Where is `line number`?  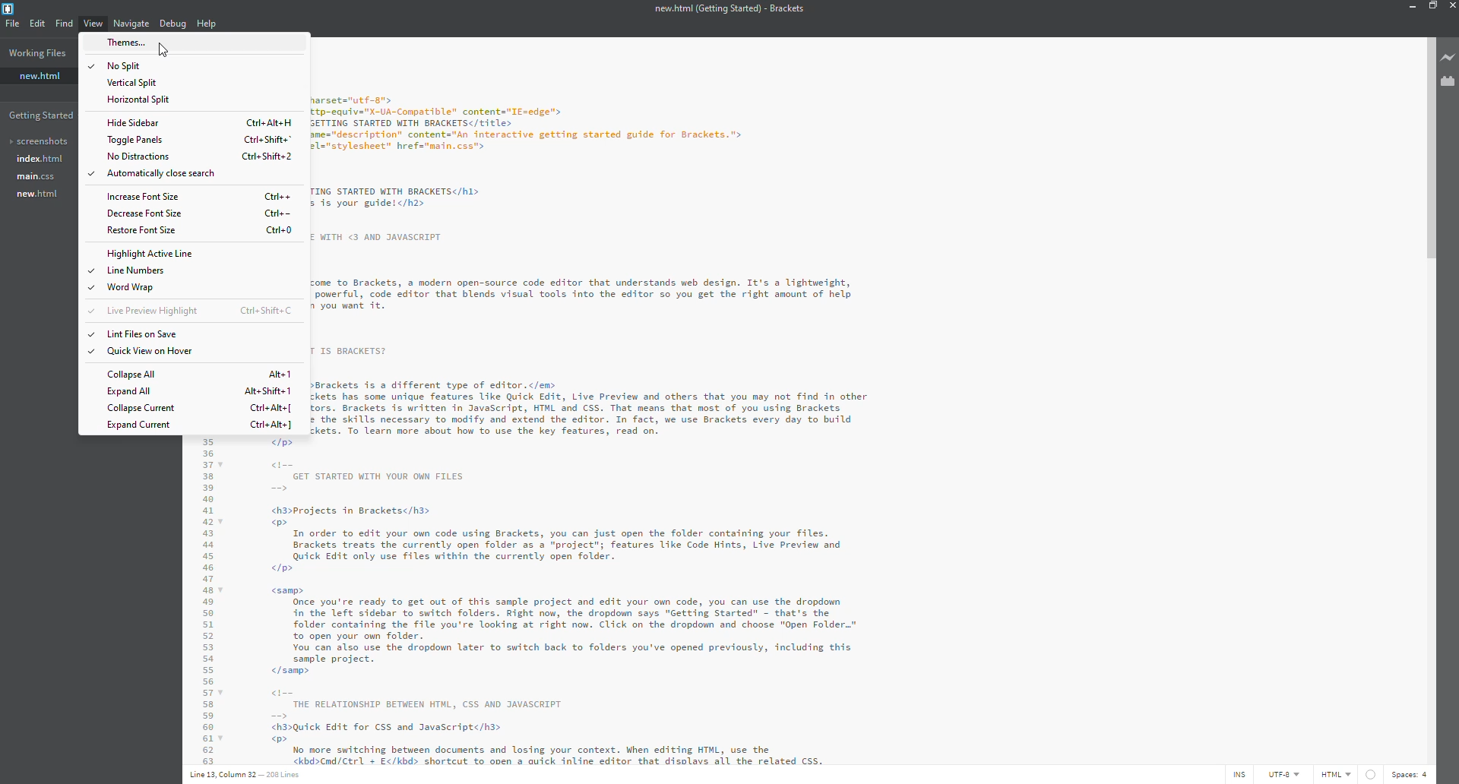 line number is located at coordinates (247, 774).